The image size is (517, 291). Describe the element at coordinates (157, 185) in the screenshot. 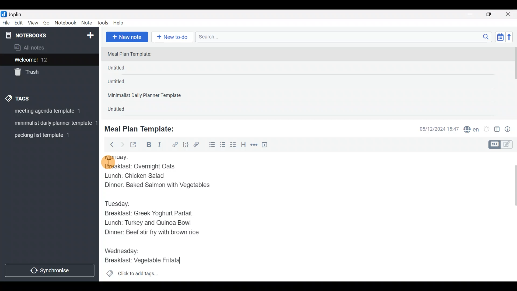

I see `Dinner: Baked Salmon with Vegetables` at that location.